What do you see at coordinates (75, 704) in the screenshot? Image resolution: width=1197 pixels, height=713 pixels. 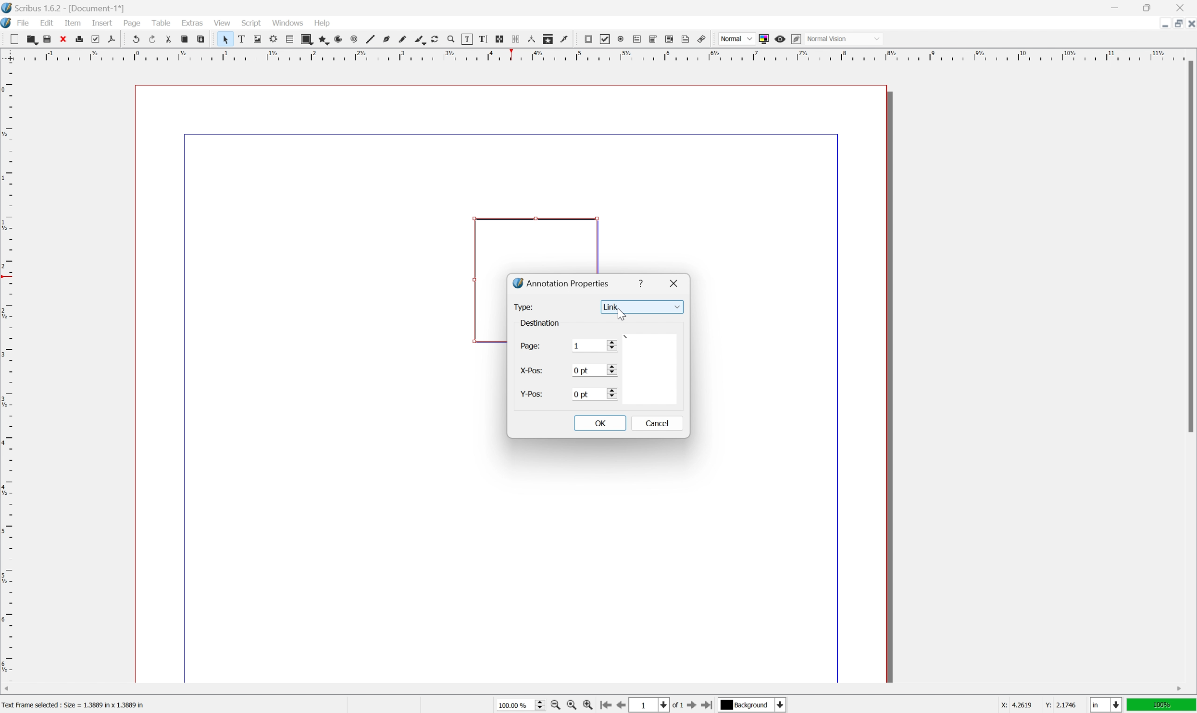 I see `Text frame selected : size = 1.3889 in × 1.3889 in` at bounding box center [75, 704].